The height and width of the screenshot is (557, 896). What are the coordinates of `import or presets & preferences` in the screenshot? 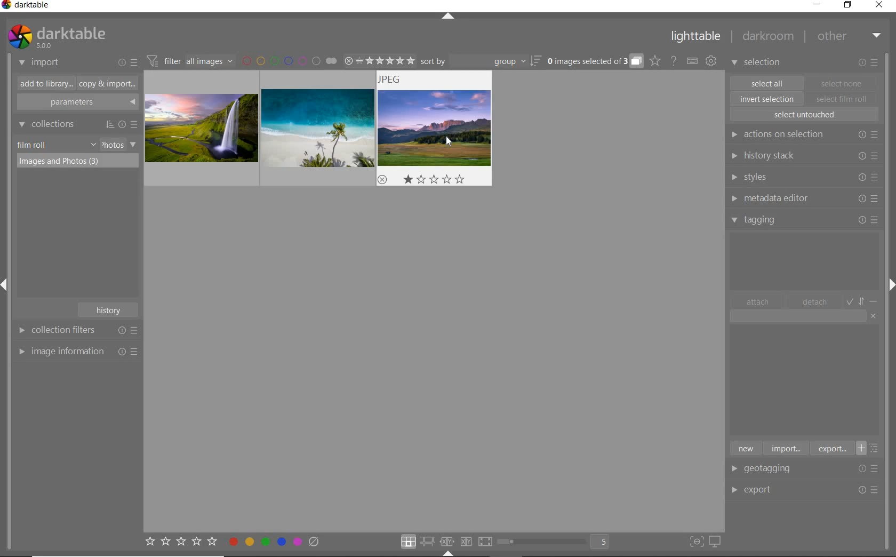 It's located at (127, 62).